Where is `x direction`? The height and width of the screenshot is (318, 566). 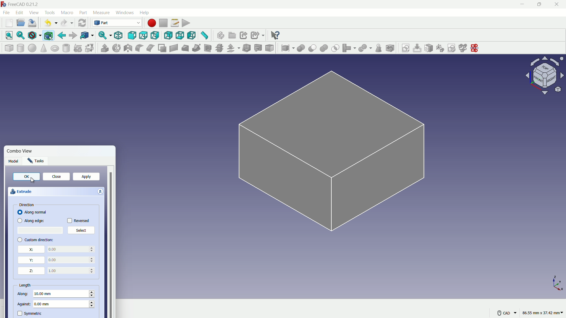
x direction is located at coordinates (31, 249).